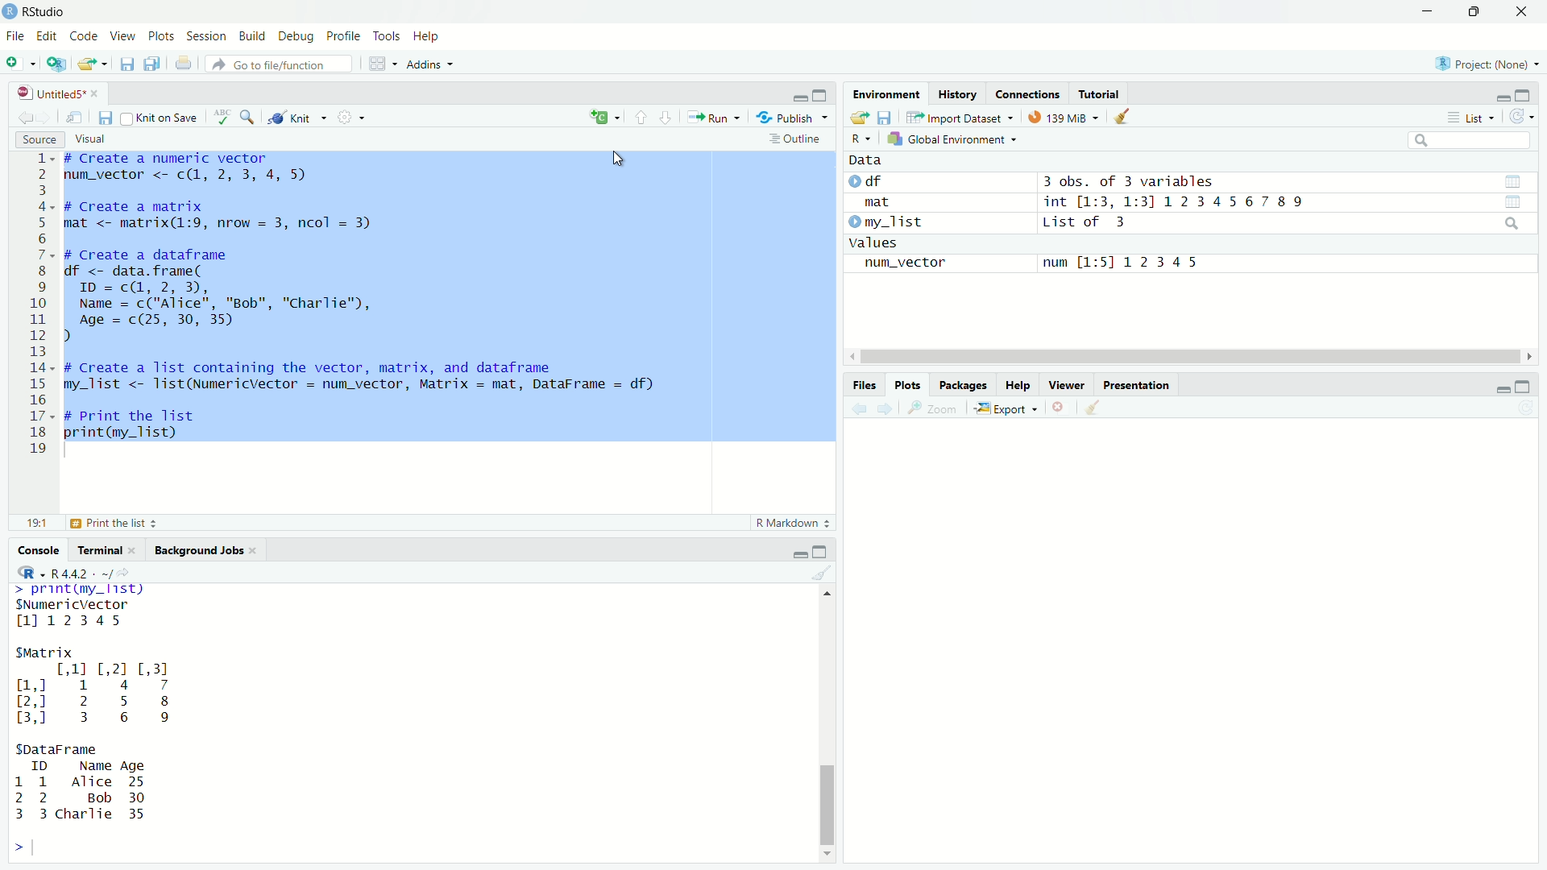 The image size is (1547, 870). What do you see at coordinates (354, 119) in the screenshot?
I see `settings` at bounding box center [354, 119].